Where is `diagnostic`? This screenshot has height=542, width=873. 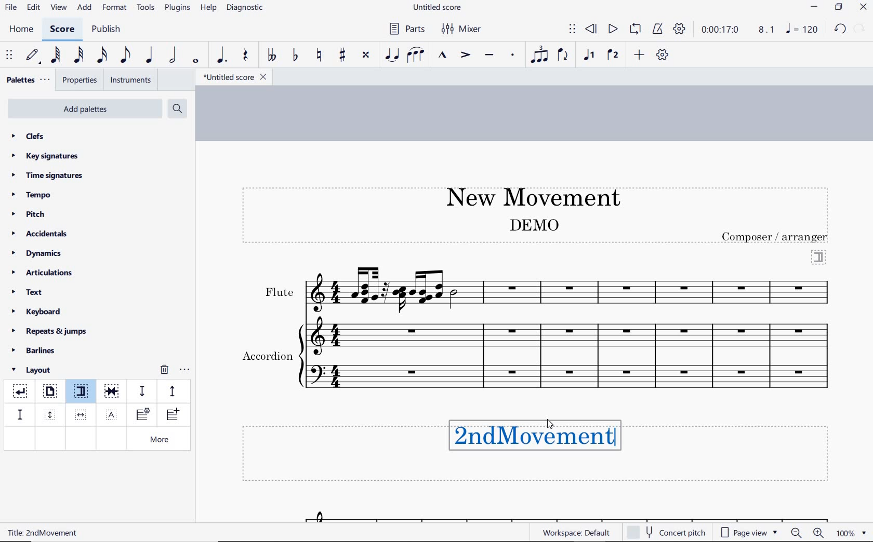 diagnostic is located at coordinates (246, 9).